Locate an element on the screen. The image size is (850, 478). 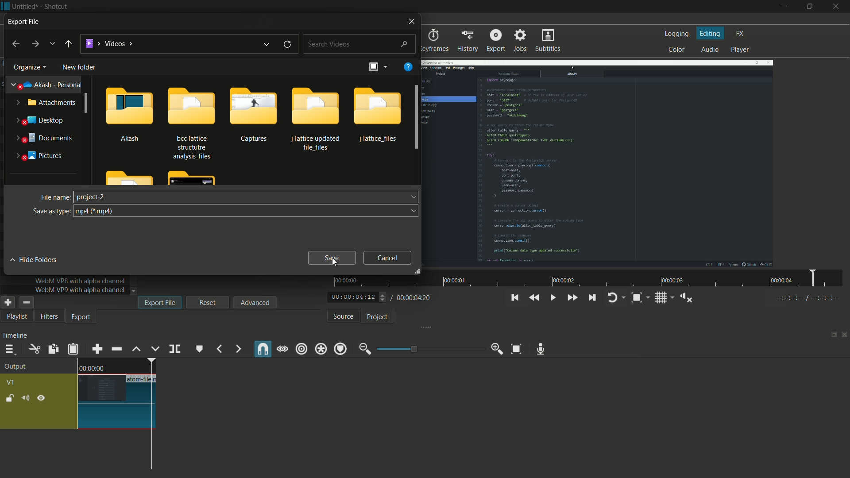
recent location is located at coordinates (52, 44).